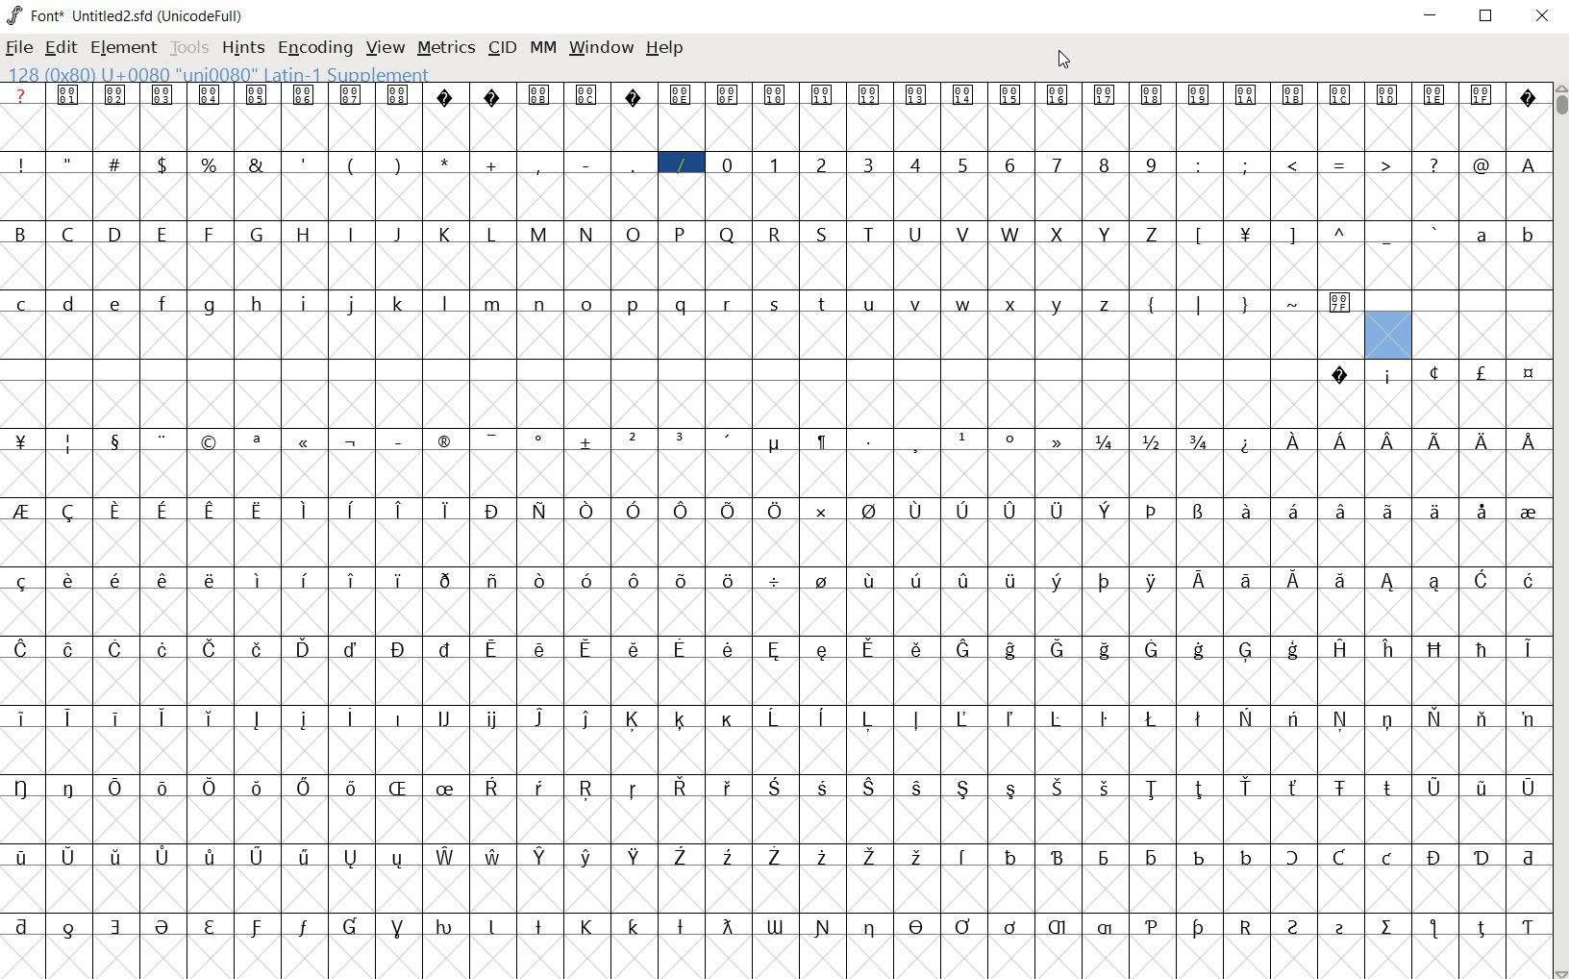  Describe the element at coordinates (258, 304) in the screenshot. I see `glyph` at that location.